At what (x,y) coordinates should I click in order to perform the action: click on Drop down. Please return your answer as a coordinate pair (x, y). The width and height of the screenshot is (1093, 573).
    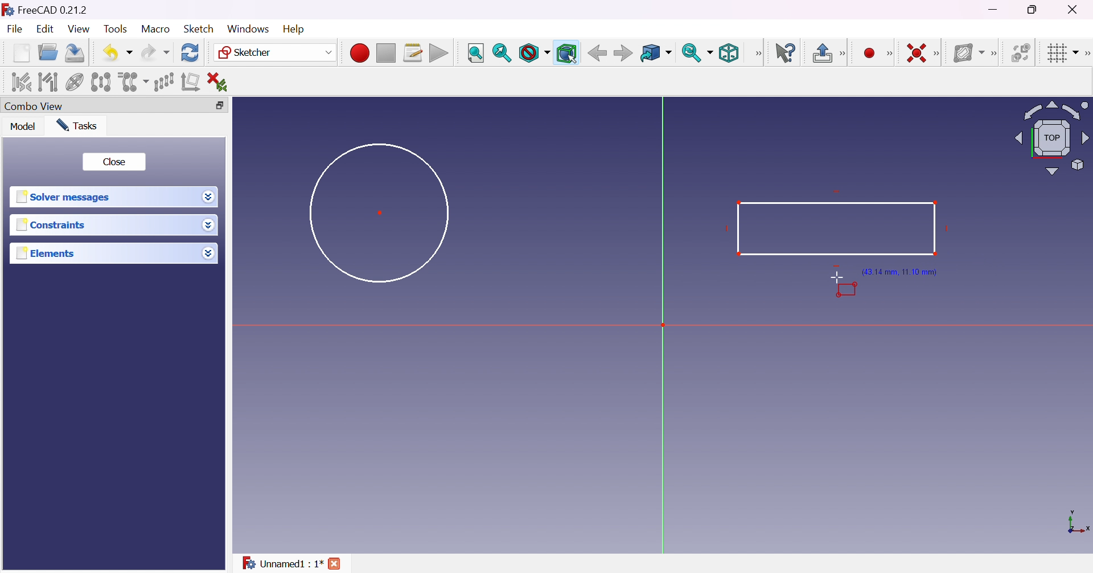
    Looking at the image, I should click on (209, 197).